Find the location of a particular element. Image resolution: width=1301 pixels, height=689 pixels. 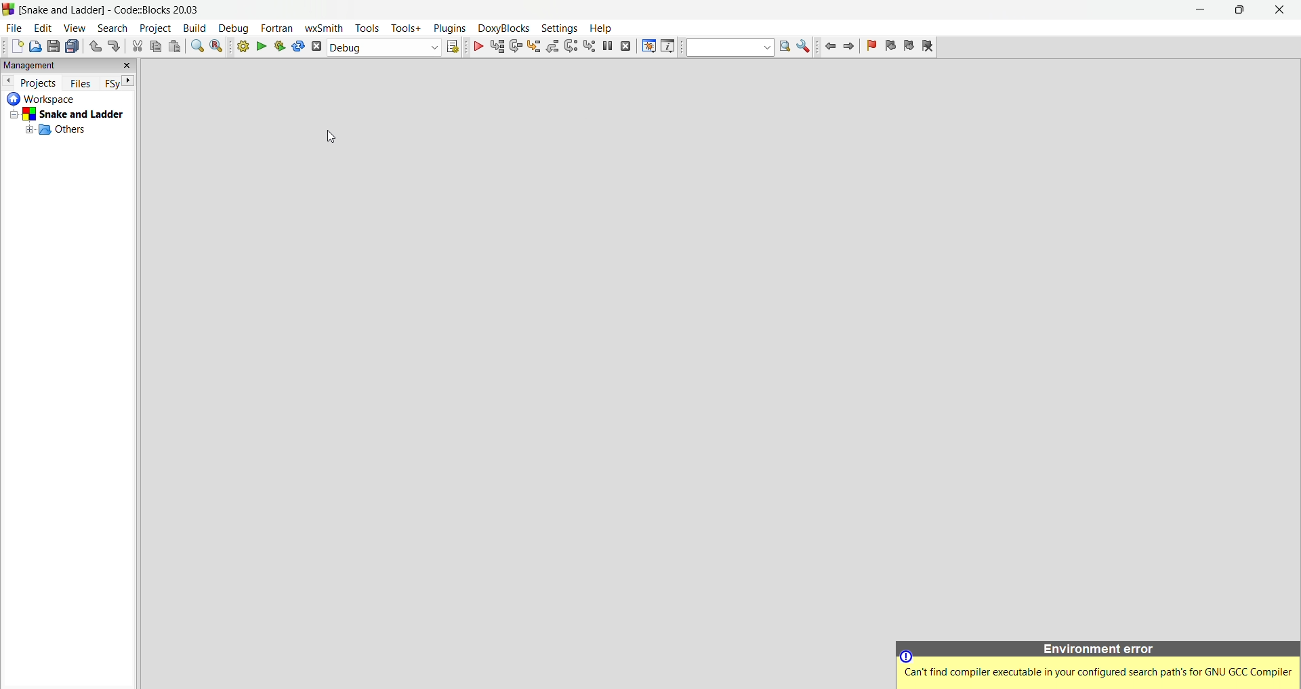

 is located at coordinates (502, 28).